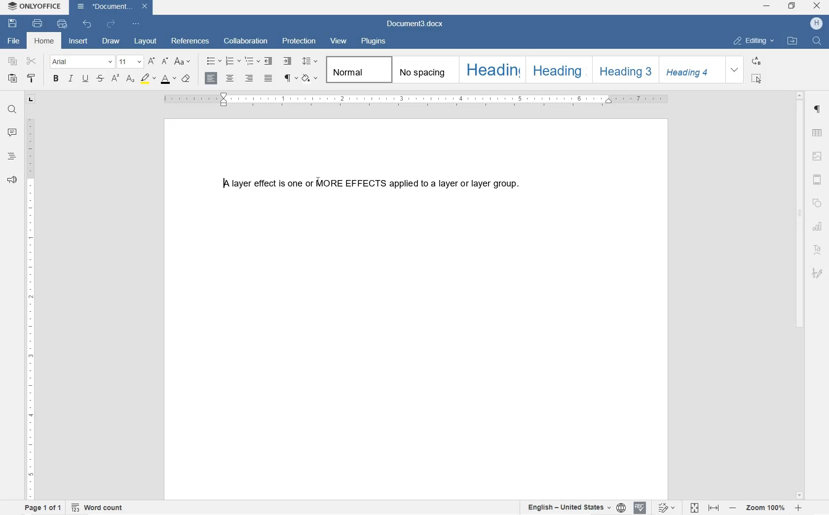 This screenshot has height=515, width=829. What do you see at coordinates (111, 24) in the screenshot?
I see `REDO` at bounding box center [111, 24].